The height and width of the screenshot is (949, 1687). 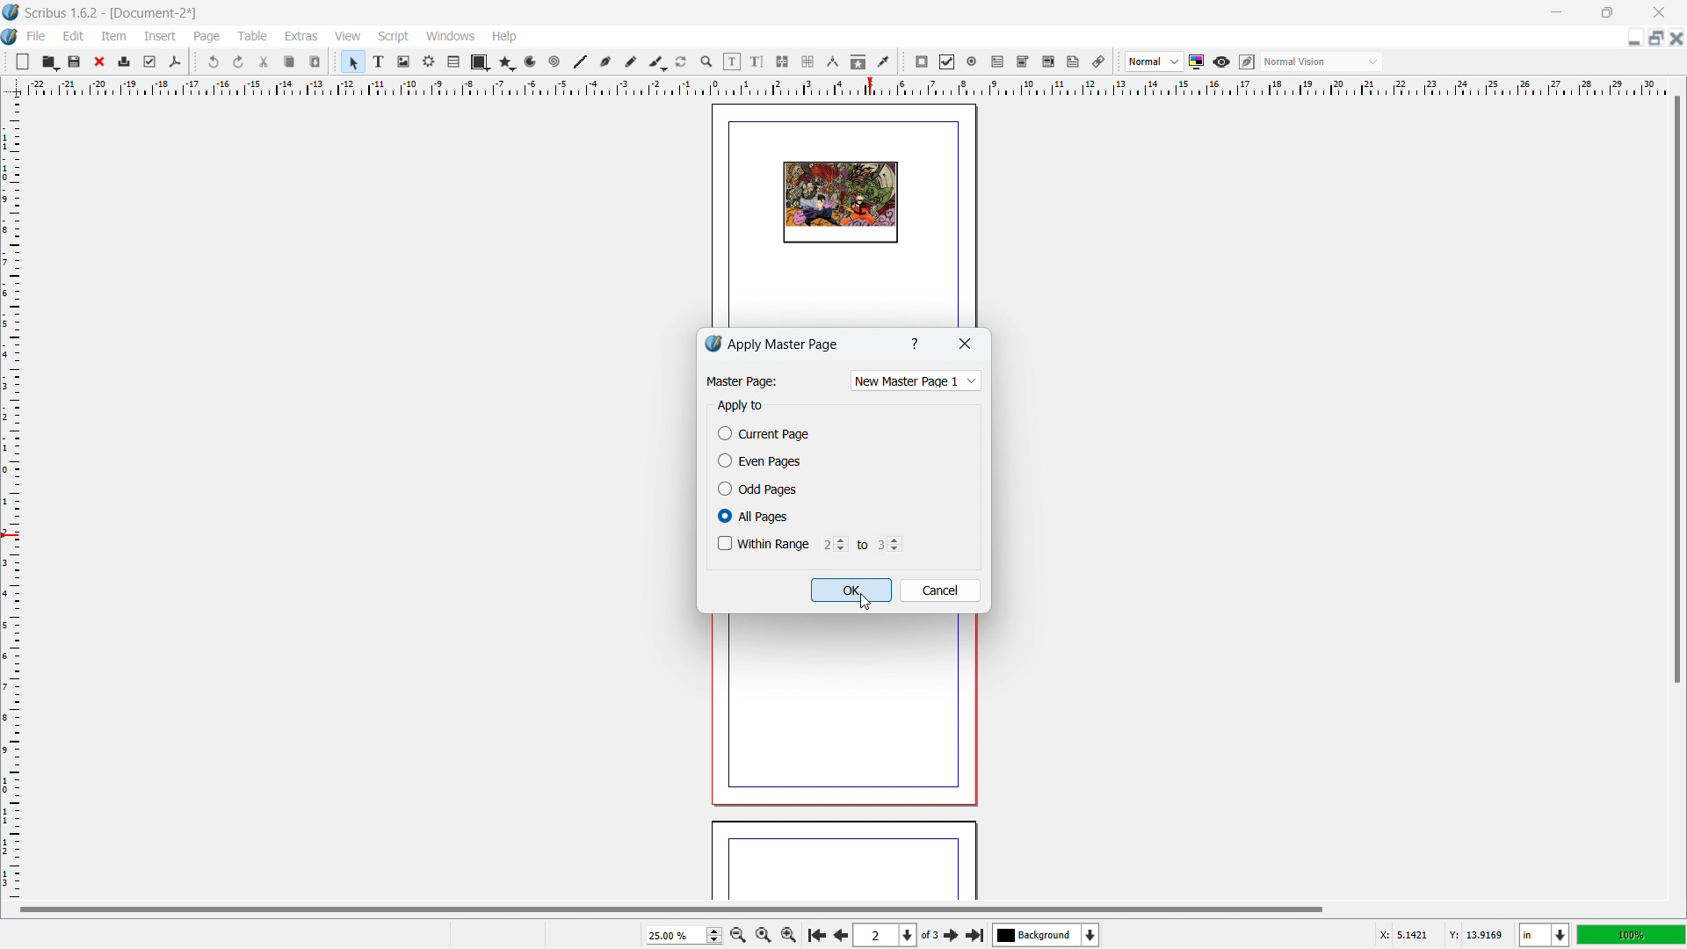 What do you see at coordinates (1074, 62) in the screenshot?
I see `text annotation` at bounding box center [1074, 62].